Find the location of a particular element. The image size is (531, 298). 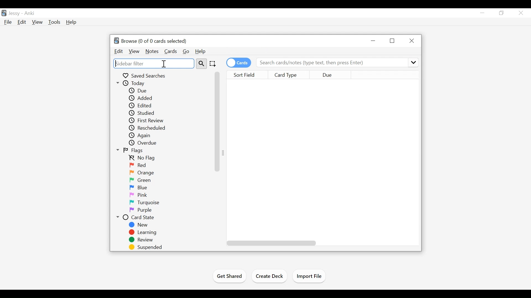

View is located at coordinates (134, 51).